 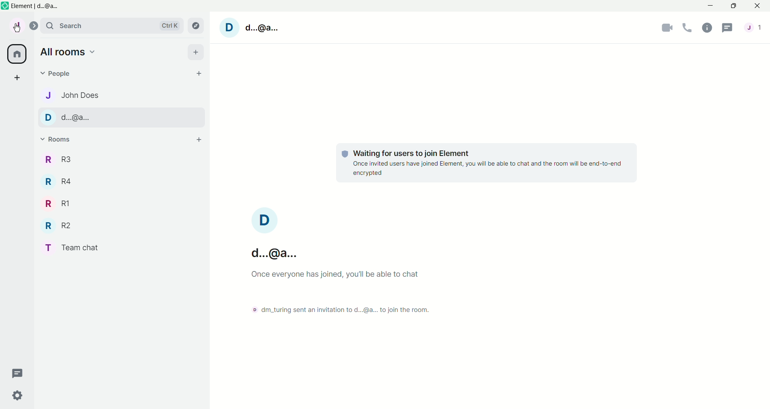 What do you see at coordinates (61, 225) in the screenshot?
I see `R2 - Room Name` at bounding box center [61, 225].